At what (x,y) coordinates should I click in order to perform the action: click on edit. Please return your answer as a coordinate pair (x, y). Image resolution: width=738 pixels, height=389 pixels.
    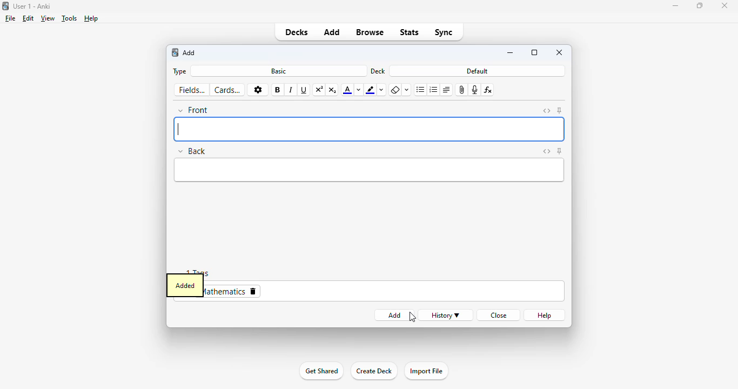
    Looking at the image, I should click on (28, 18).